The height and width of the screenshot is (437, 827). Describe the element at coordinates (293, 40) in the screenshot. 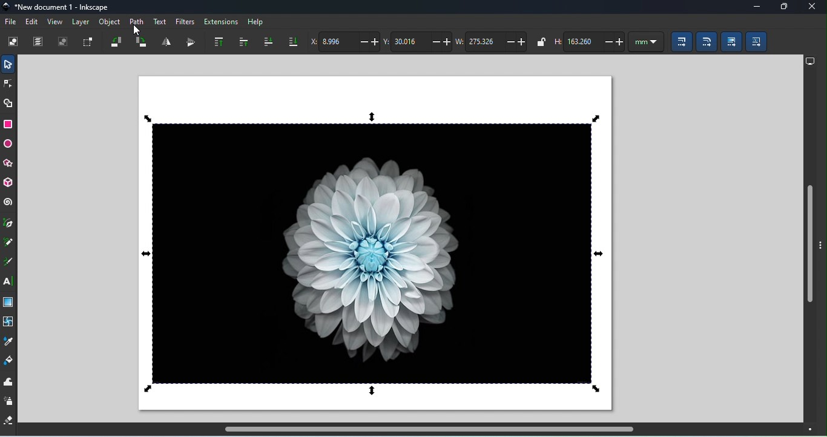

I see `Lower selection to bottom` at that location.